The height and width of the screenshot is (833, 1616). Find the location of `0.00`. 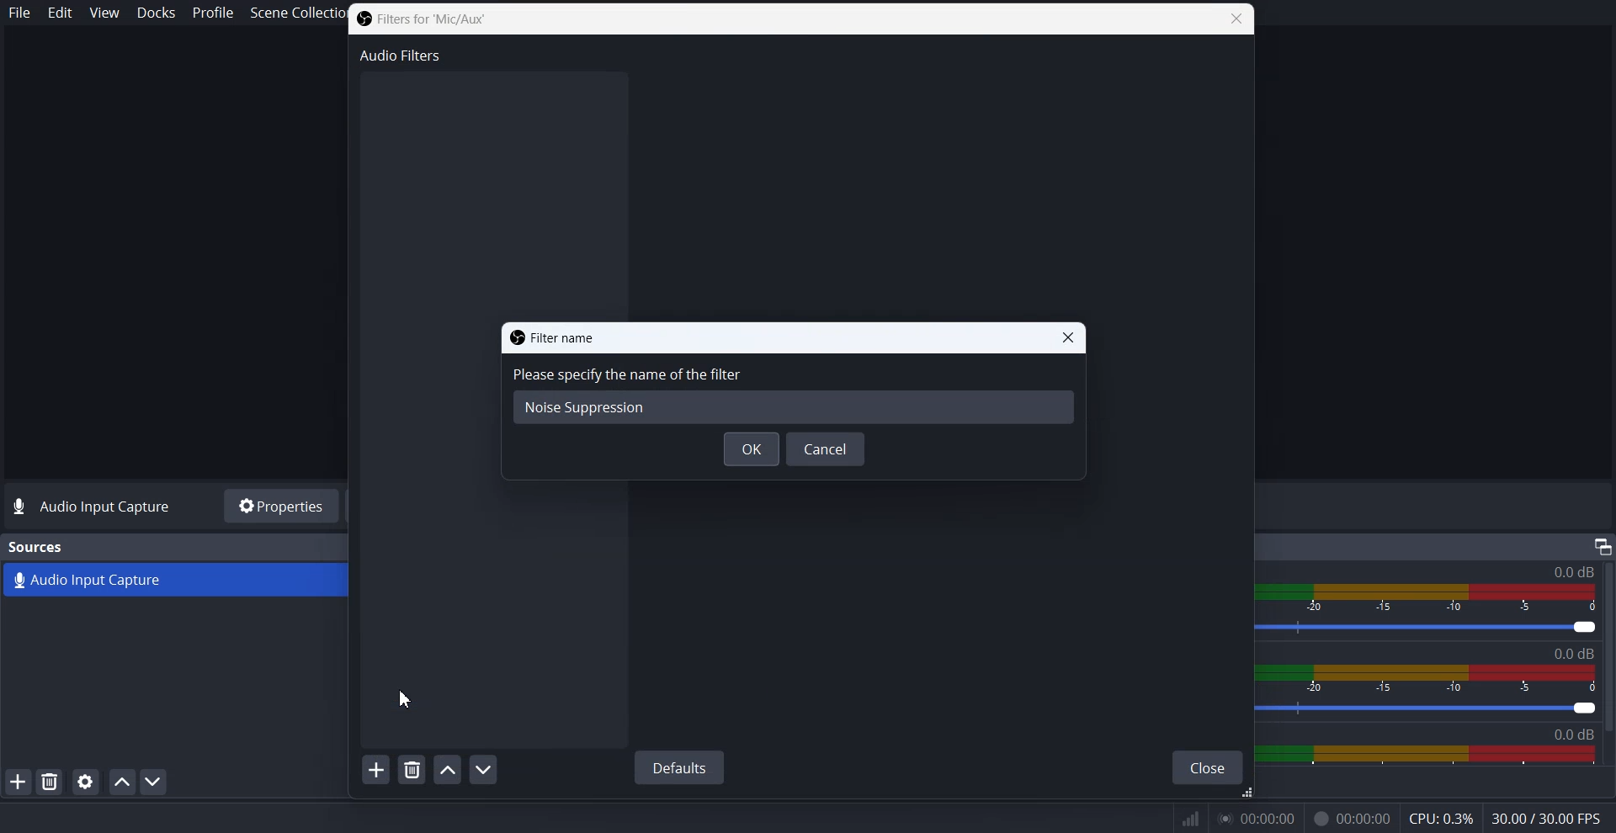

0.00 is located at coordinates (1262, 822).